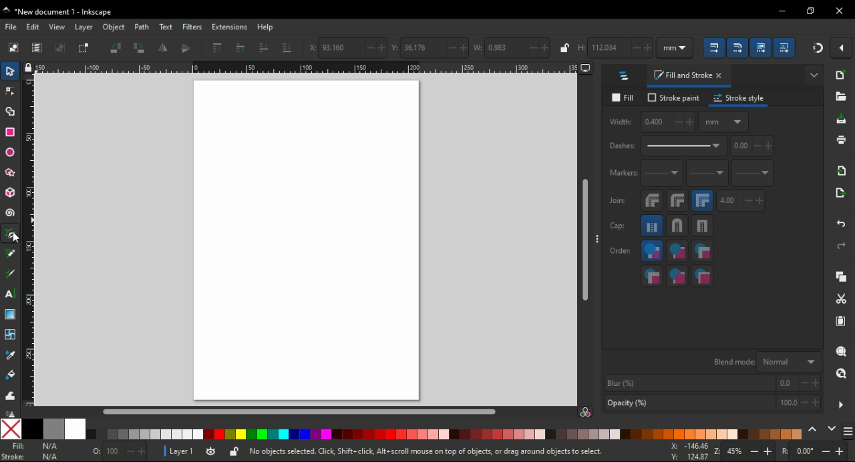 Image resolution: width=855 pixels, height=462 pixels. Describe the element at coordinates (765, 361) in the screenshot. I see `blend mode Normal` at that location.